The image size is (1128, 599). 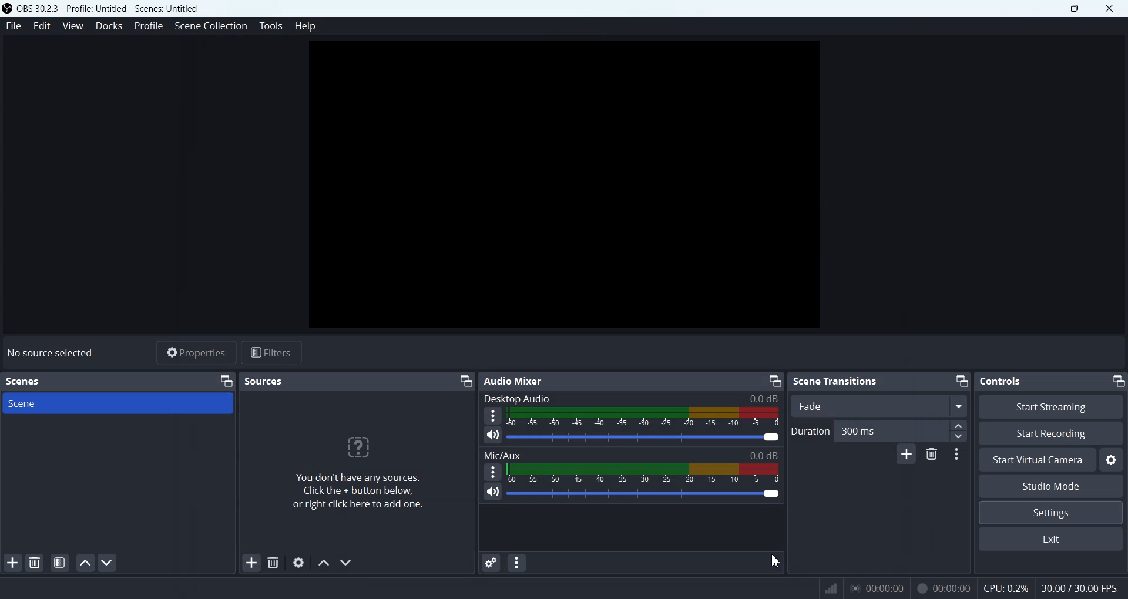 I want to click on Mute / Unmute, so click(x=492, y=435).